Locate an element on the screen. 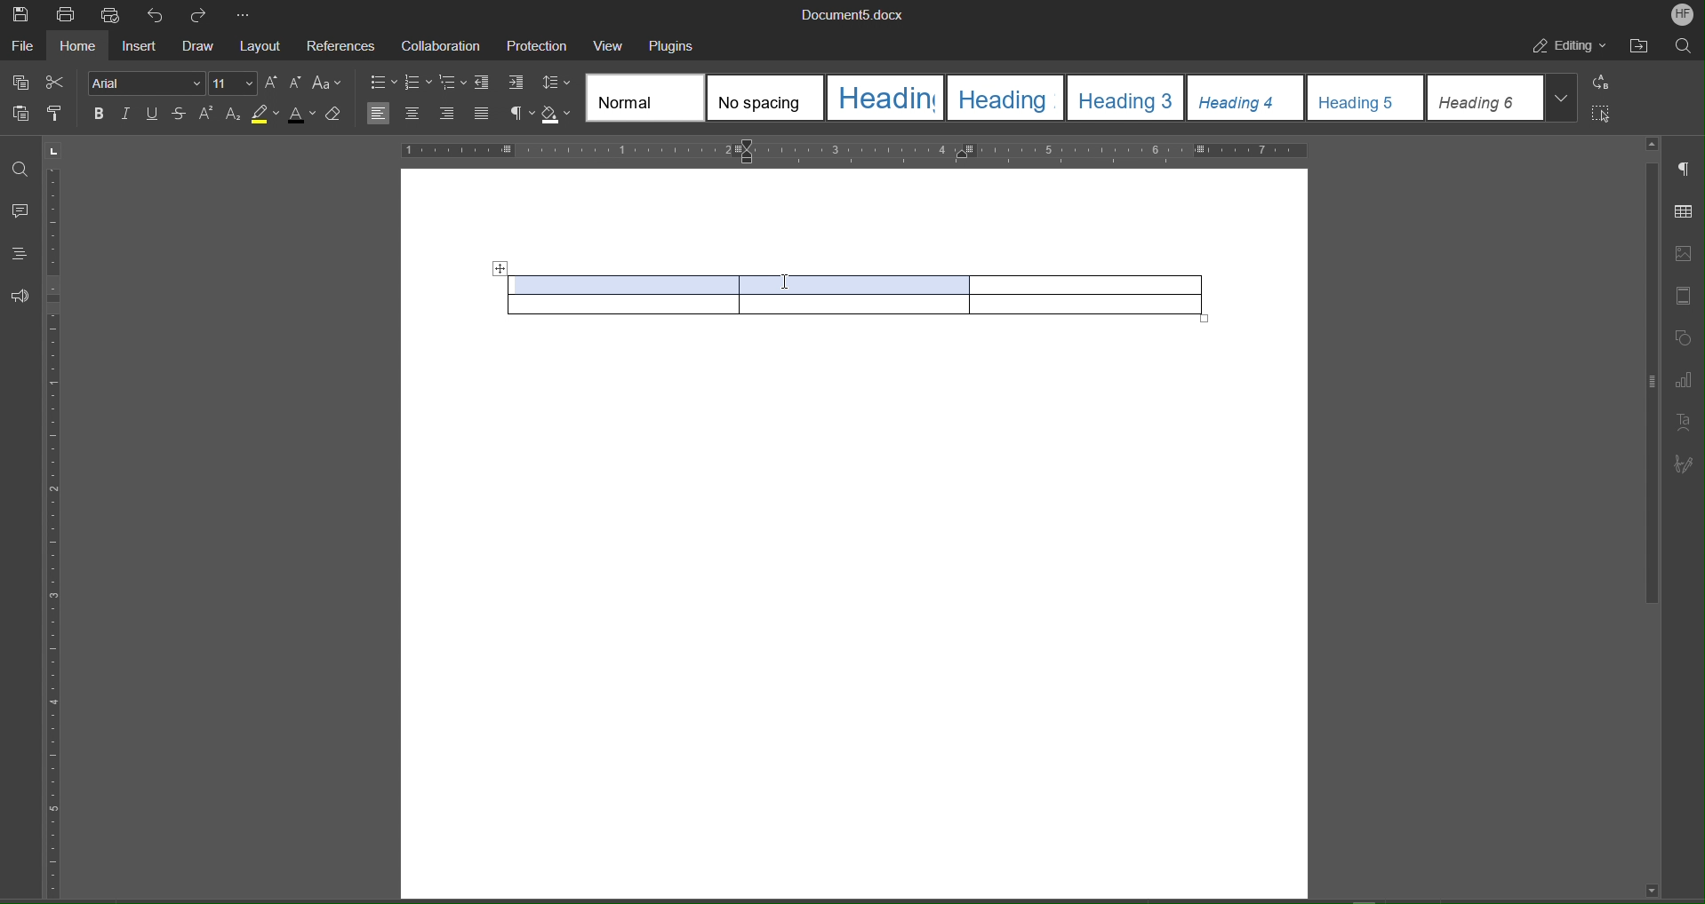  Document Name is located at coordinates (857, 14).